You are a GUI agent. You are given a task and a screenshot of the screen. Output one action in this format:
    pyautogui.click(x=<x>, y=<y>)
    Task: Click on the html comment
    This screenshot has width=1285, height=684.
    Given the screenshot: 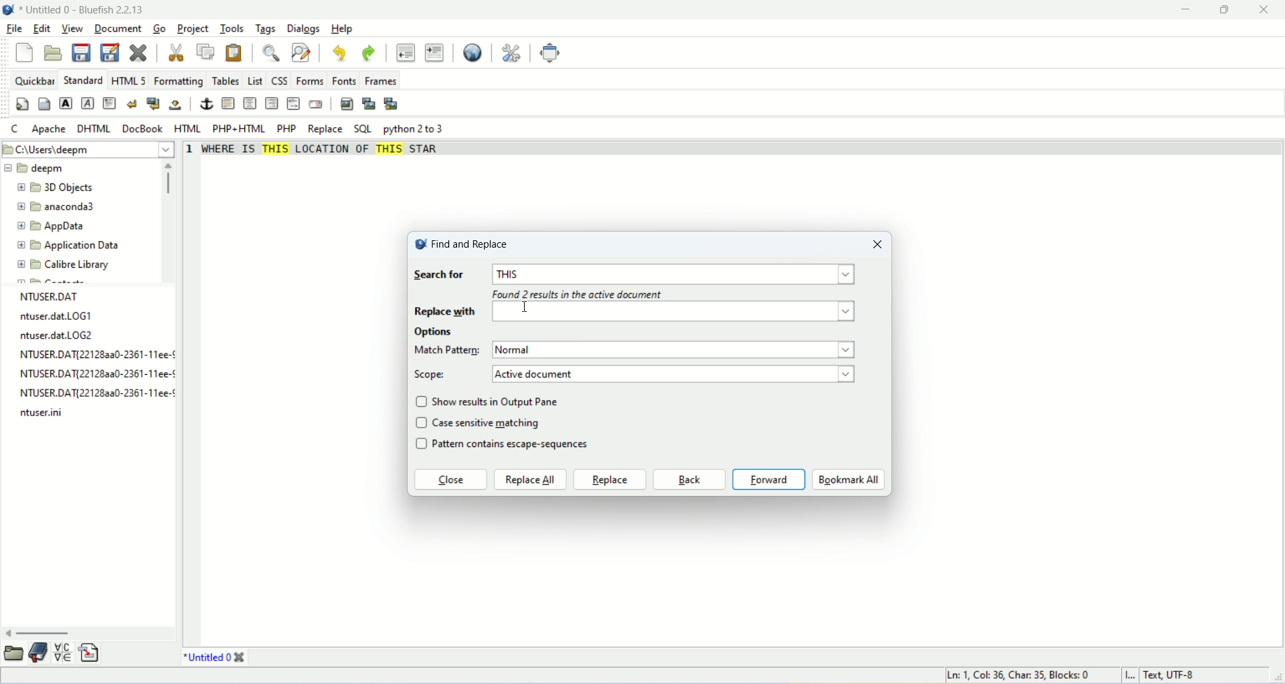 What is the action you would take?
    pyautogui.click(x=294, y=104)
    